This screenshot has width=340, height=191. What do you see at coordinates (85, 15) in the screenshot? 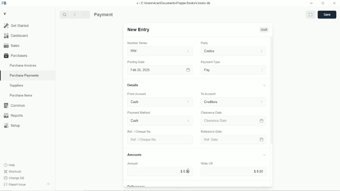
I see `Next` at bounding box center [85, 15].